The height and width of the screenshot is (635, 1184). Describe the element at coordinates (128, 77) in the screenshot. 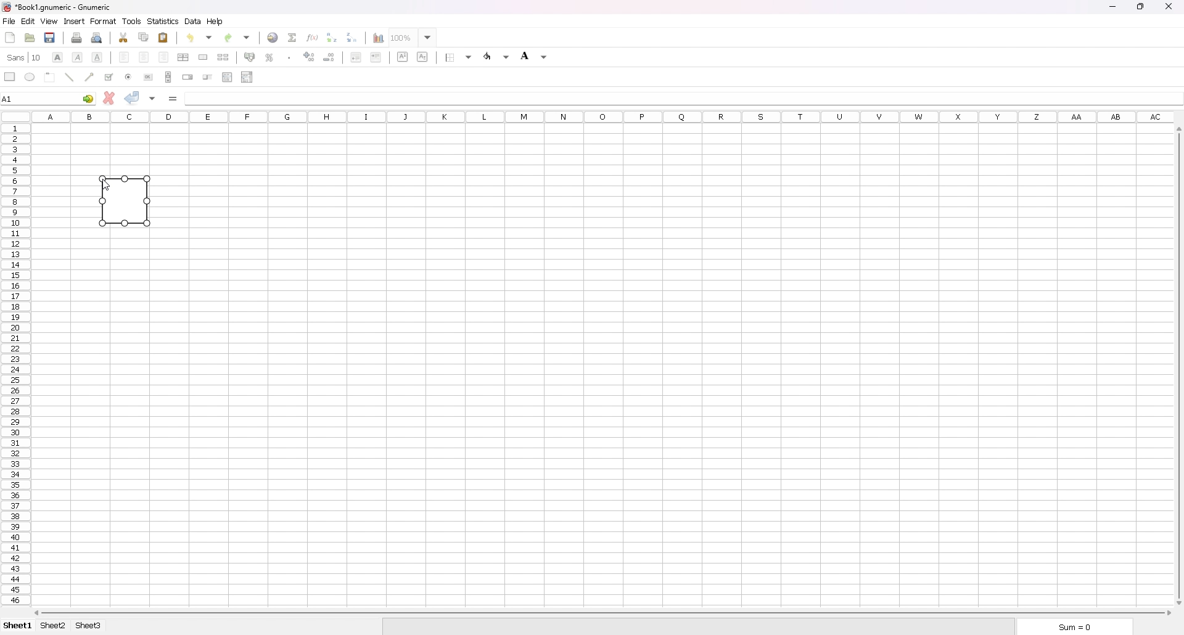

I see `radio button` at that location.